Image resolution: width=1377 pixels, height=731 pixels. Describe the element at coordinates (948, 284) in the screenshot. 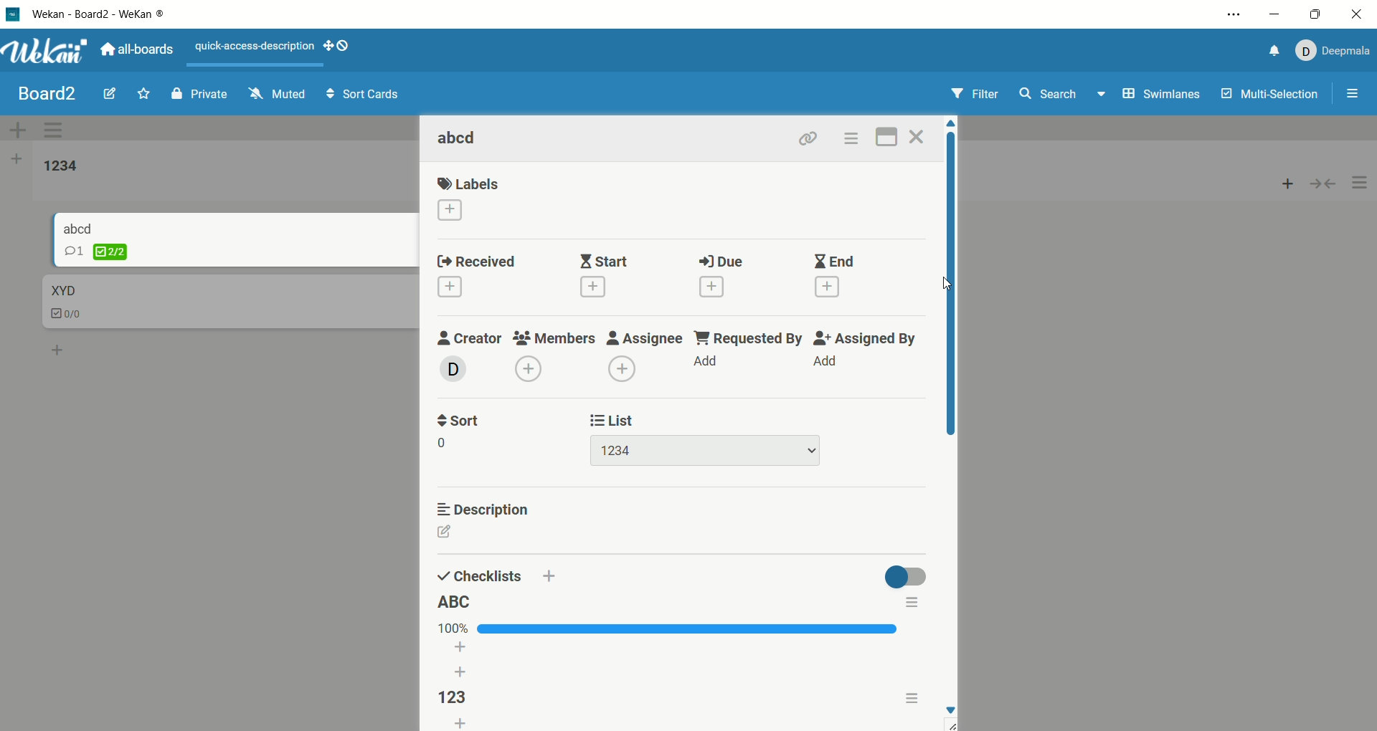

I see `cursor` at that location.